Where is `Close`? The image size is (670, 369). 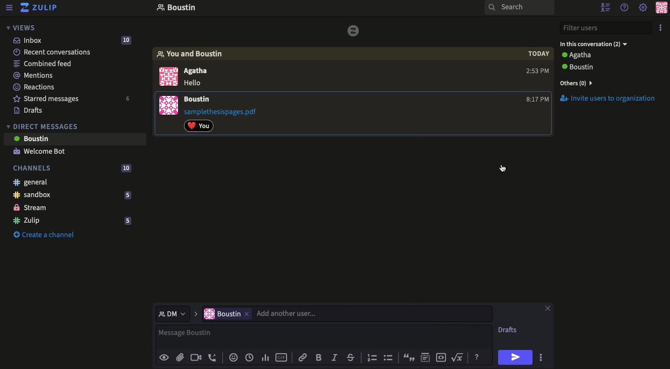
Close is located at coordinates (547, 307).